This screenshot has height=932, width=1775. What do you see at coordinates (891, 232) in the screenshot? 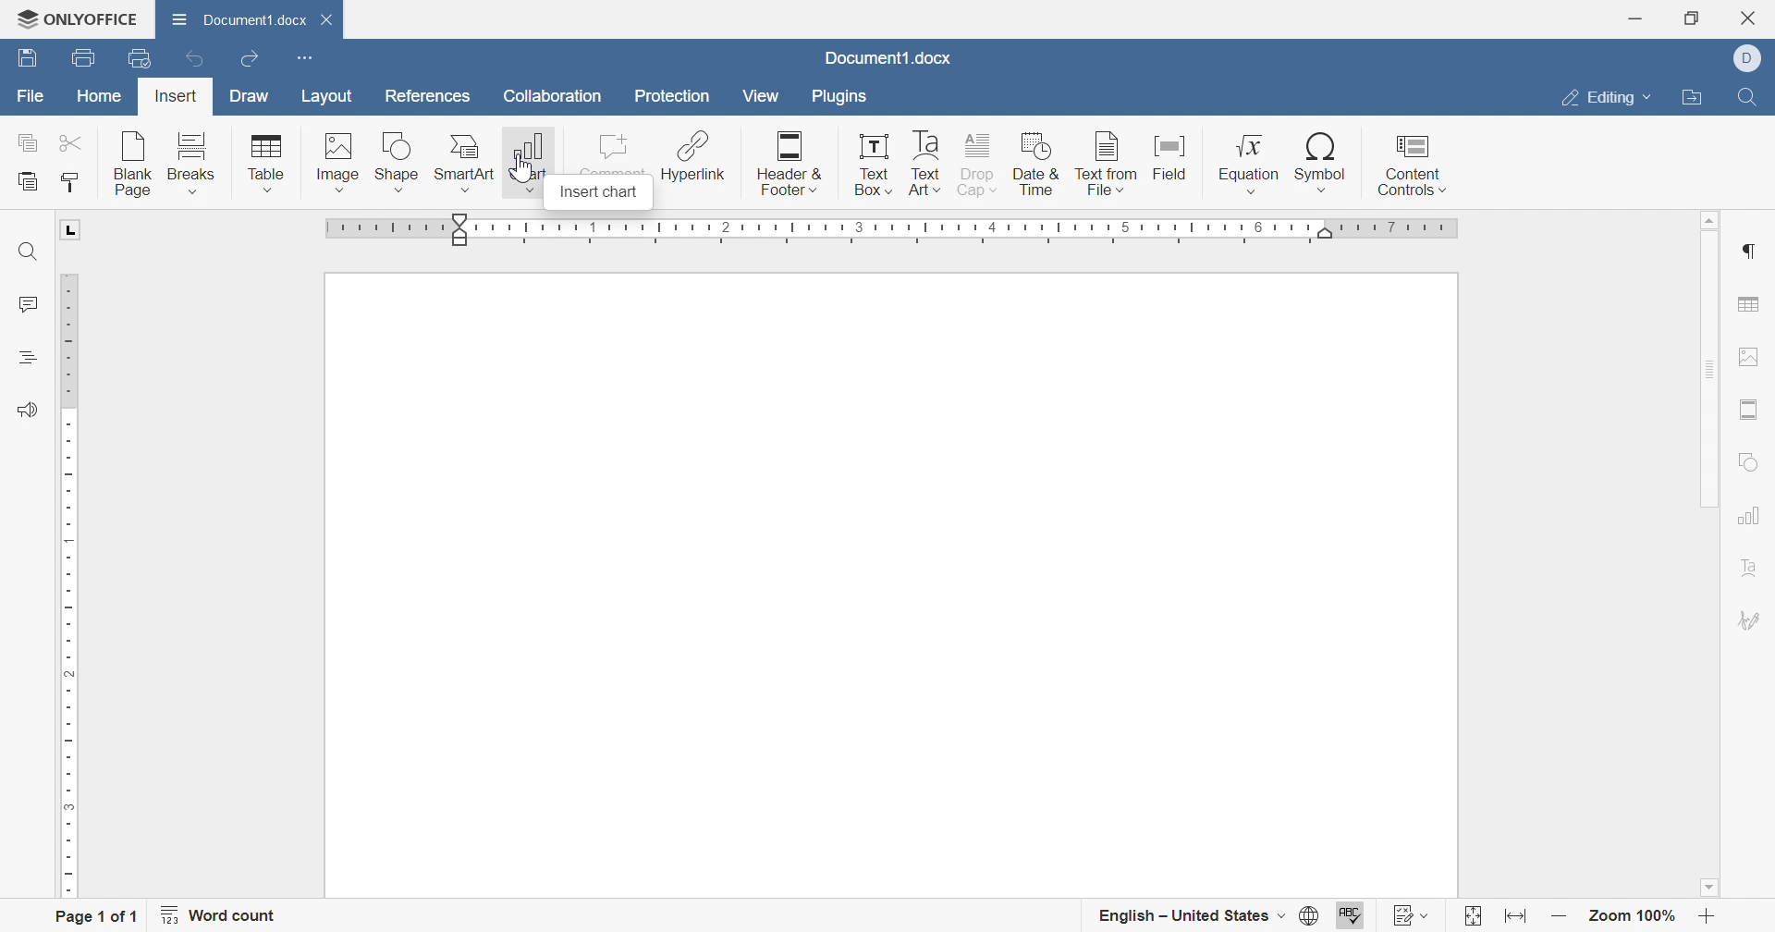
I see `Ruler` at bounding box center [891, 232].